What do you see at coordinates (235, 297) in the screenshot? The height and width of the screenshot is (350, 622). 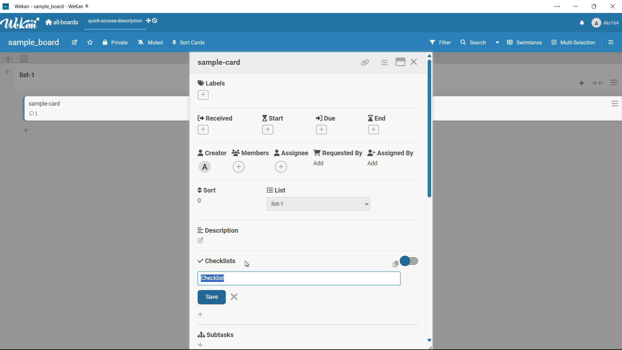 I see `close add an item` at bounding box center [235, 297].